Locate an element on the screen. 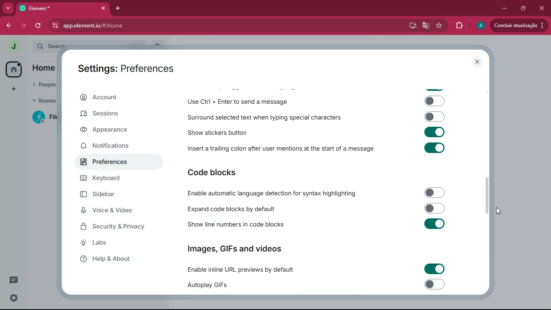 Image resolution: width=551 pixels, height=310 pixels. security & Privacy is located at coordinates (117, 227).